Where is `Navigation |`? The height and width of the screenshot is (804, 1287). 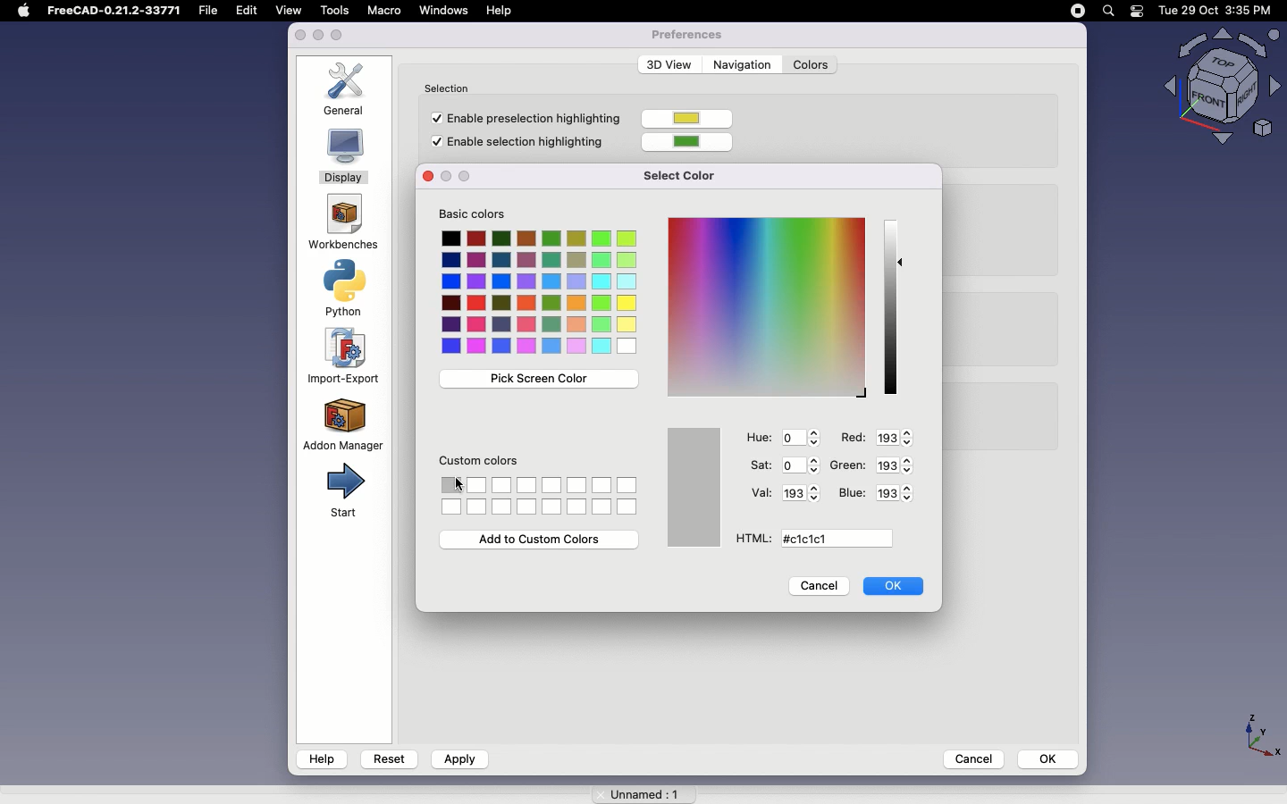
Navigation | is located at coordinates (740, 63).